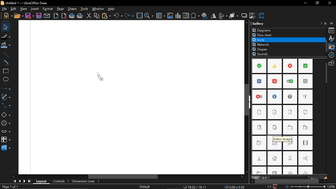  I want to click on shape, so click(72, 9).